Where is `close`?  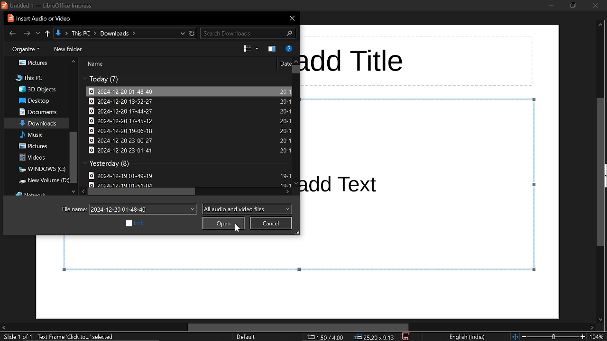
close is located at coordinates (593, 7).